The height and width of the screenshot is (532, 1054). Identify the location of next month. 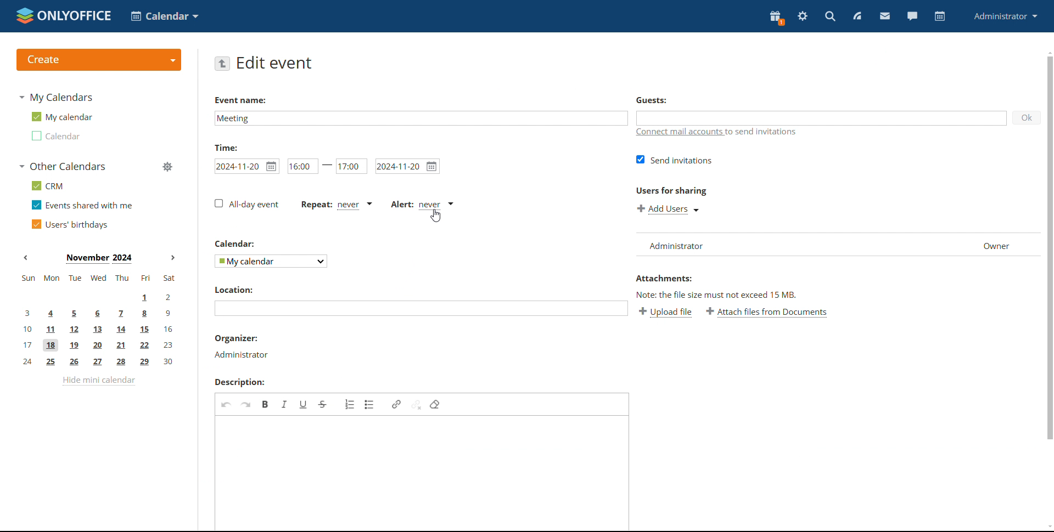
(175, 258).